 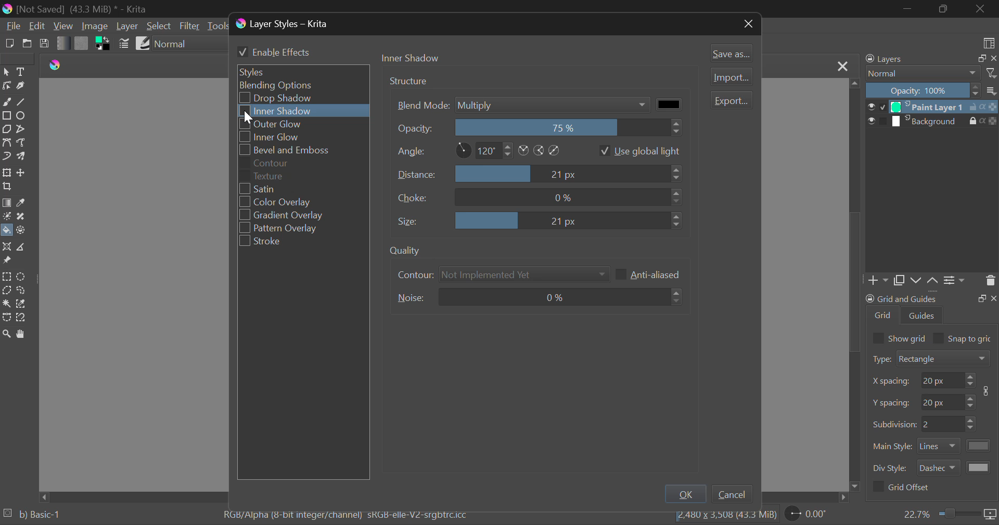 What do you see at coordinates (412, 251) in the screenshot?
I see `quality` at bounding box center [412, 251].